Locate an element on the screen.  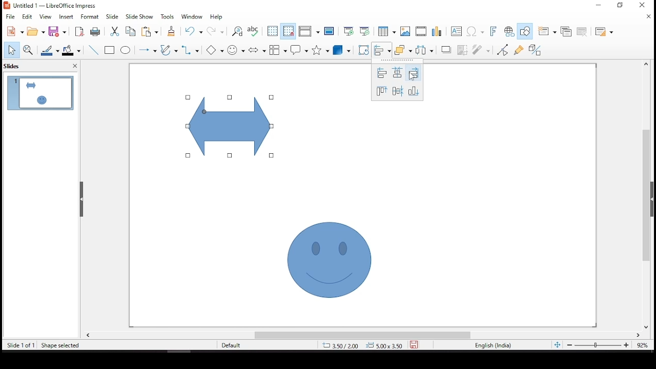
view is located at coordinates (47, 17).